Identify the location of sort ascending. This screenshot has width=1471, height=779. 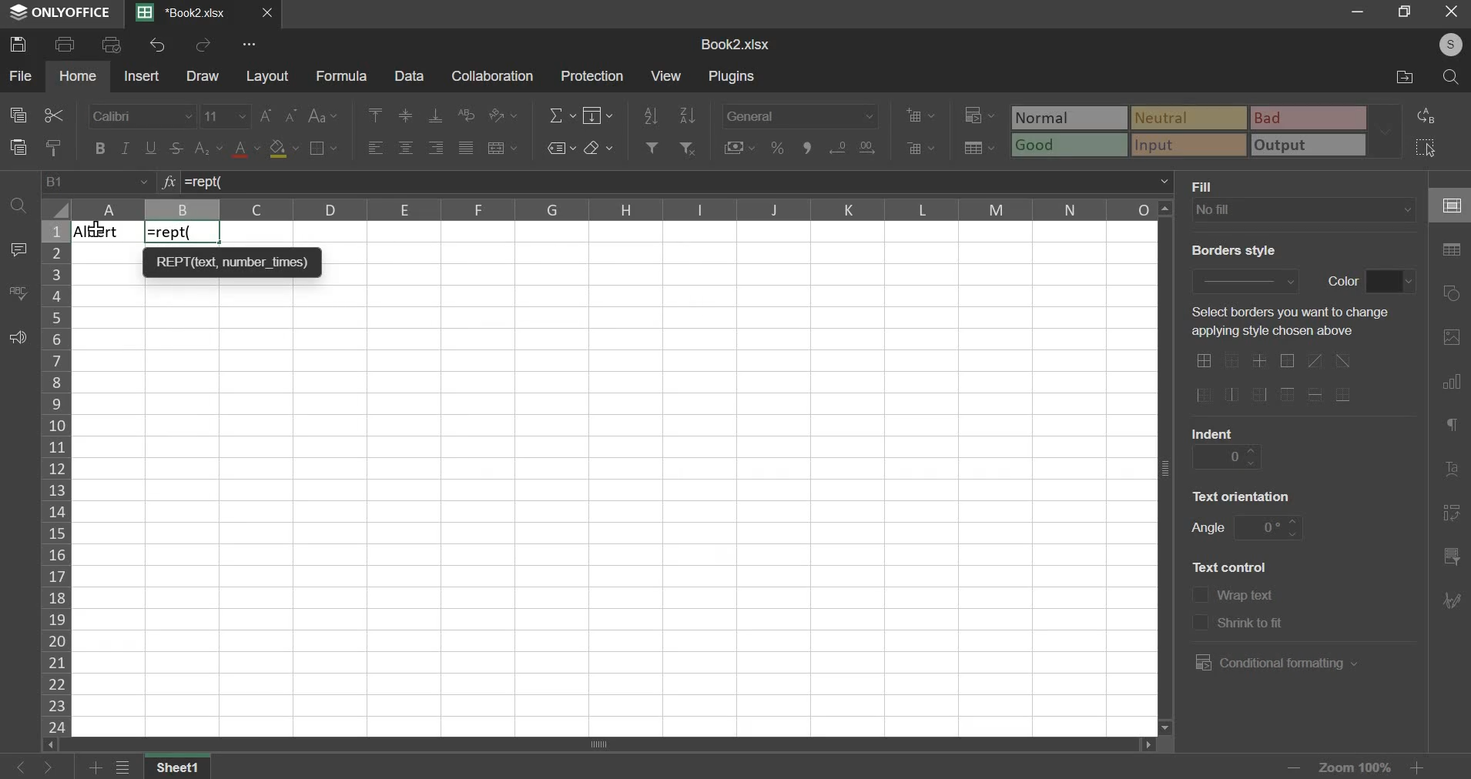
(651, 115).